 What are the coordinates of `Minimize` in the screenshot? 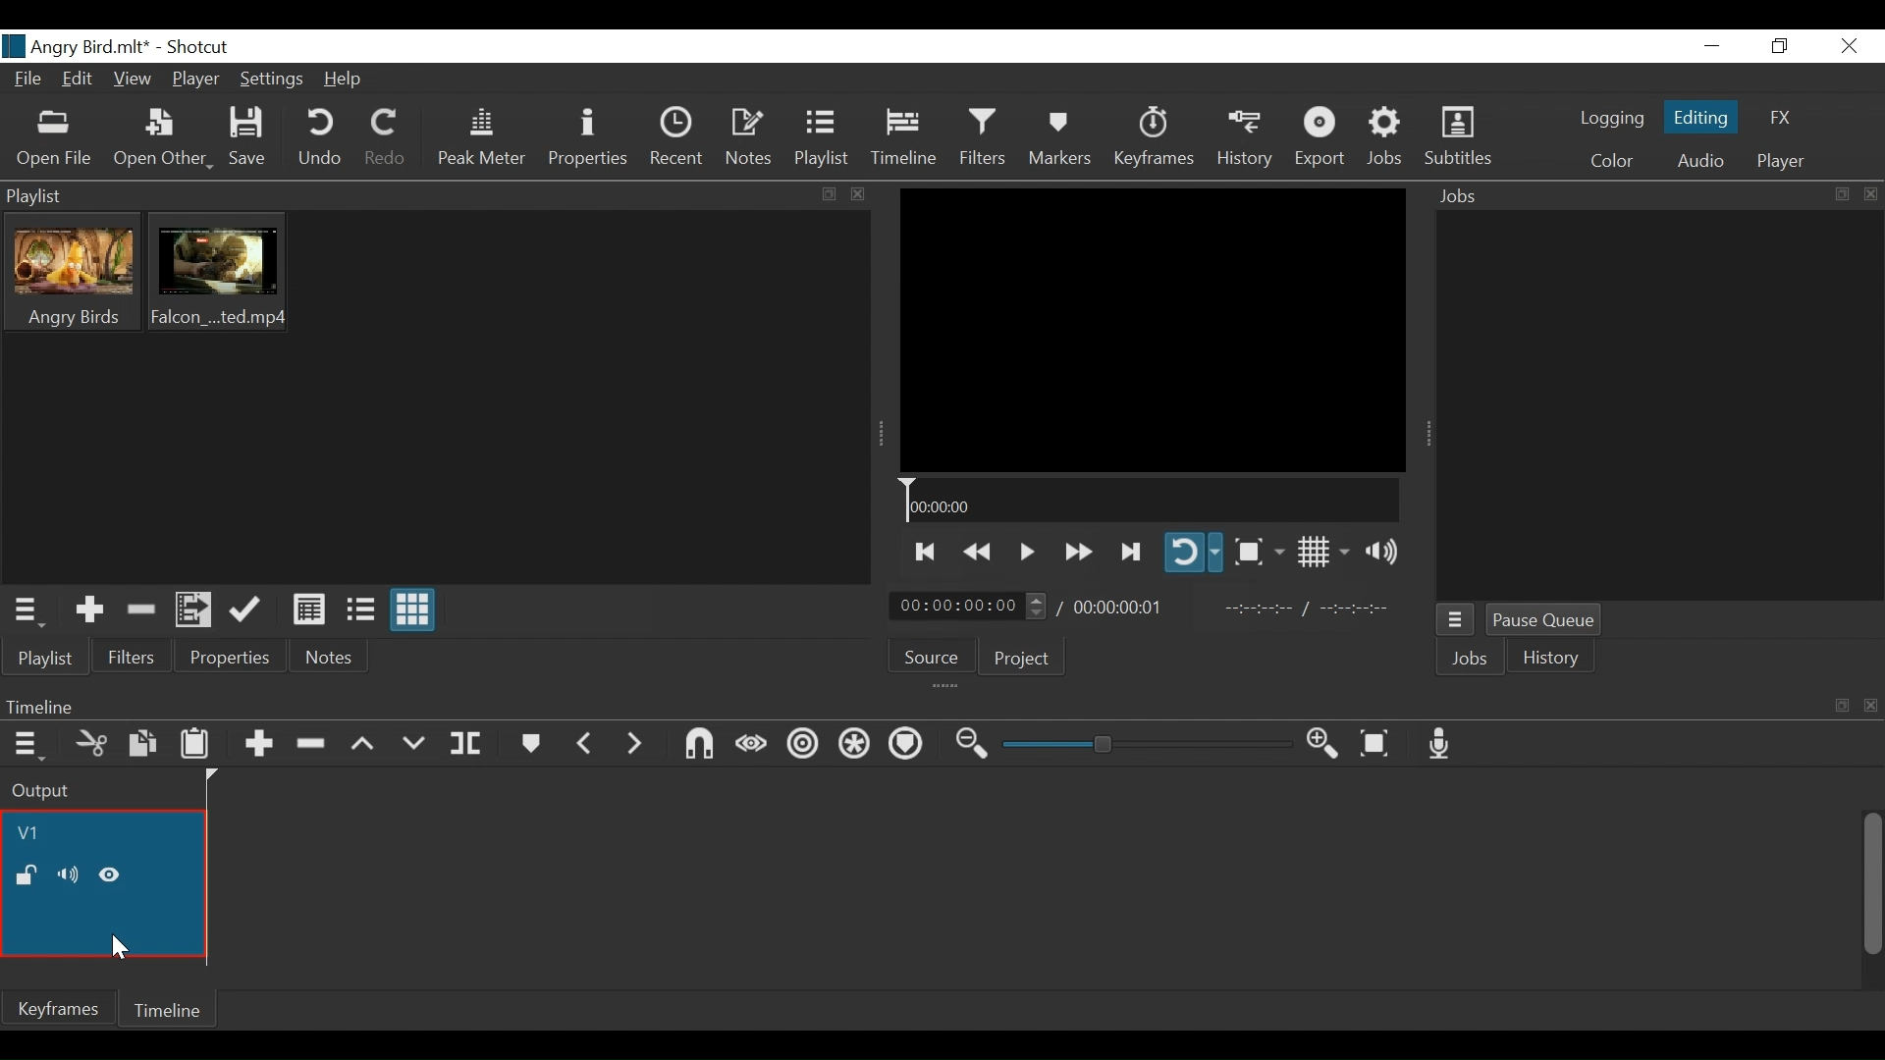 It's located at (1712, 45).